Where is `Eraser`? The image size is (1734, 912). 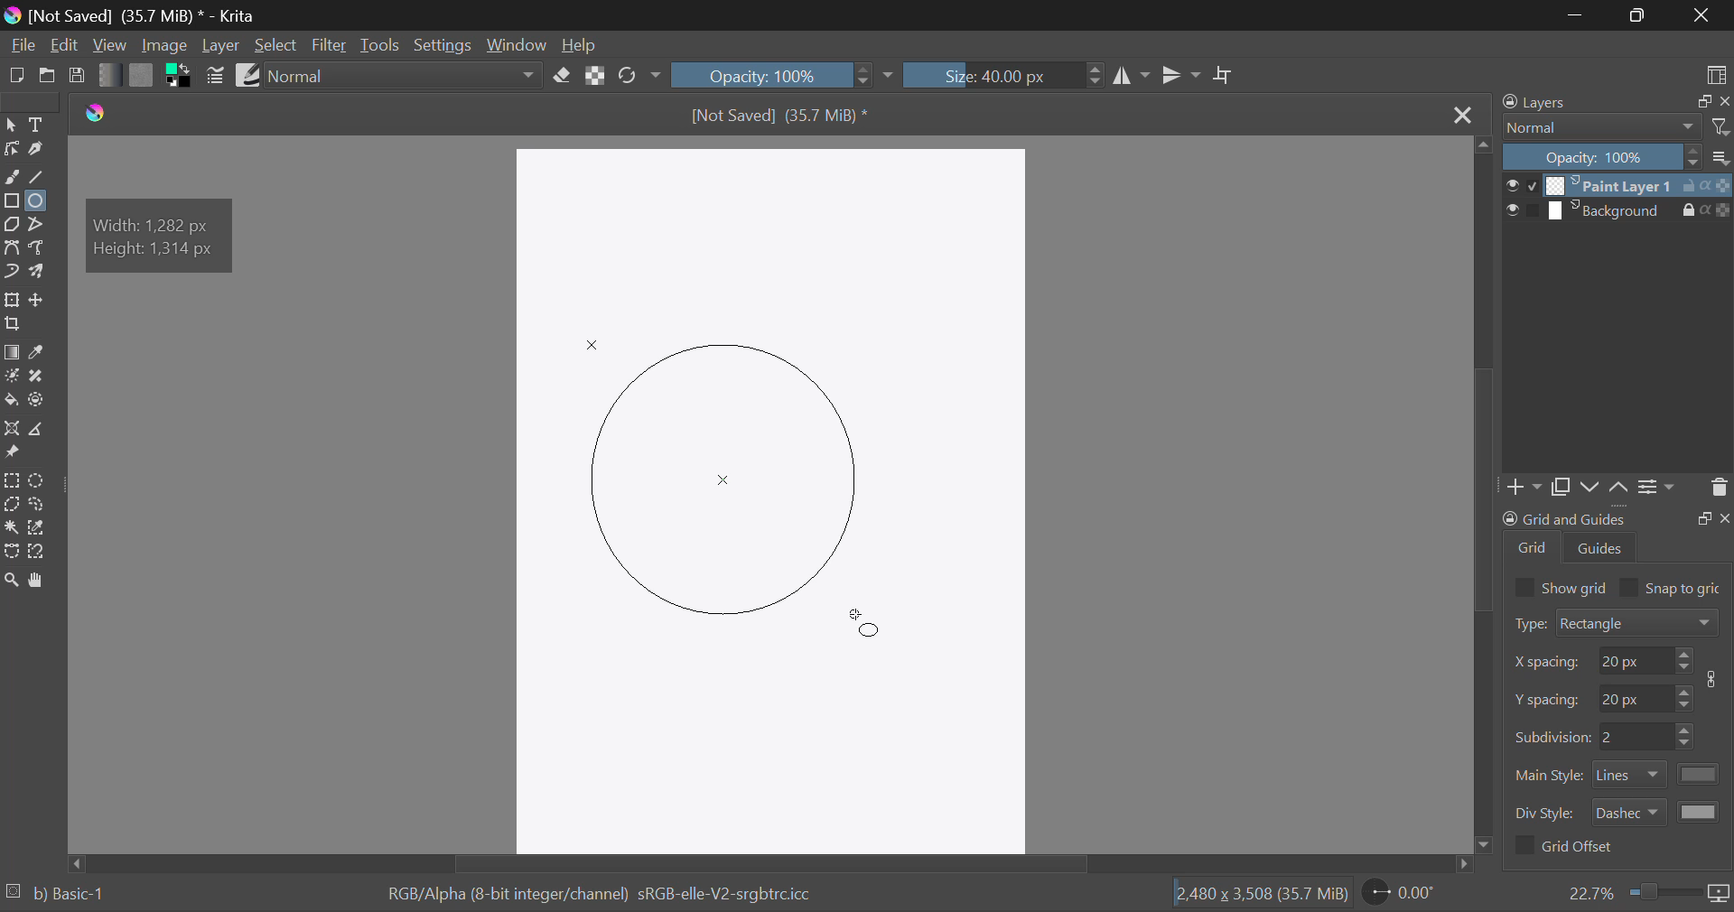
Eraser is located at coordinates (564, 76).